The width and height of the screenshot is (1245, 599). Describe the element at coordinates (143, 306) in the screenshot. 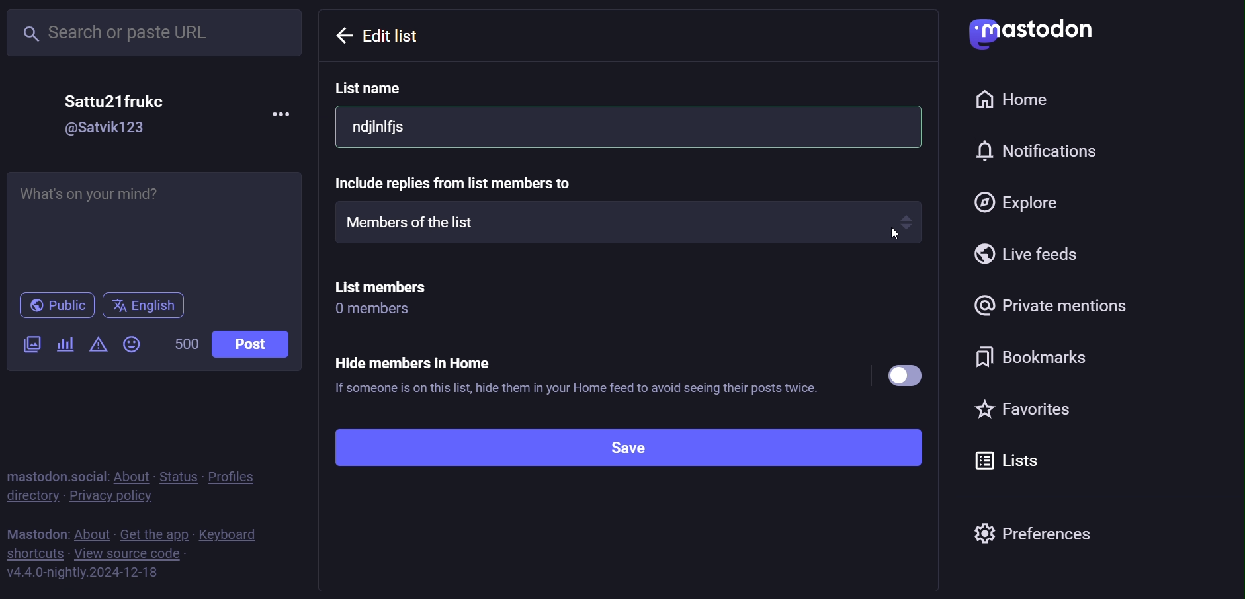

I see `english` at that location.